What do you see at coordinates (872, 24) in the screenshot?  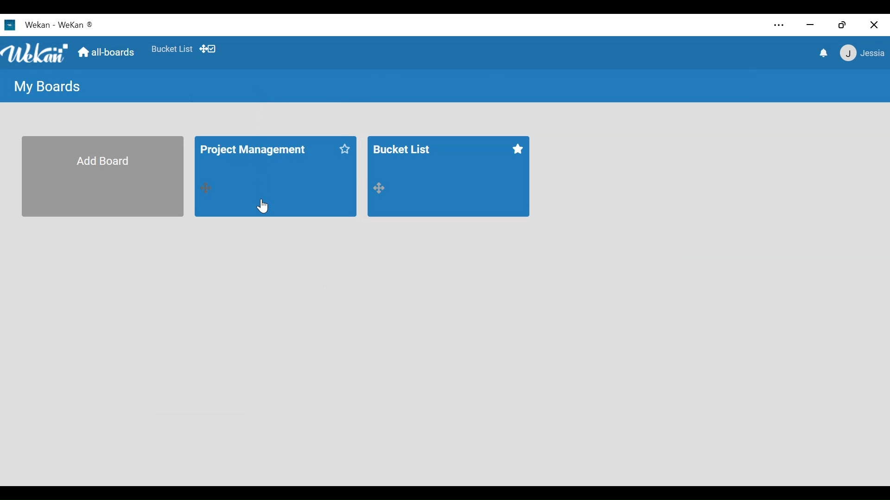 I see `Close` at bounding box center [872, 24].